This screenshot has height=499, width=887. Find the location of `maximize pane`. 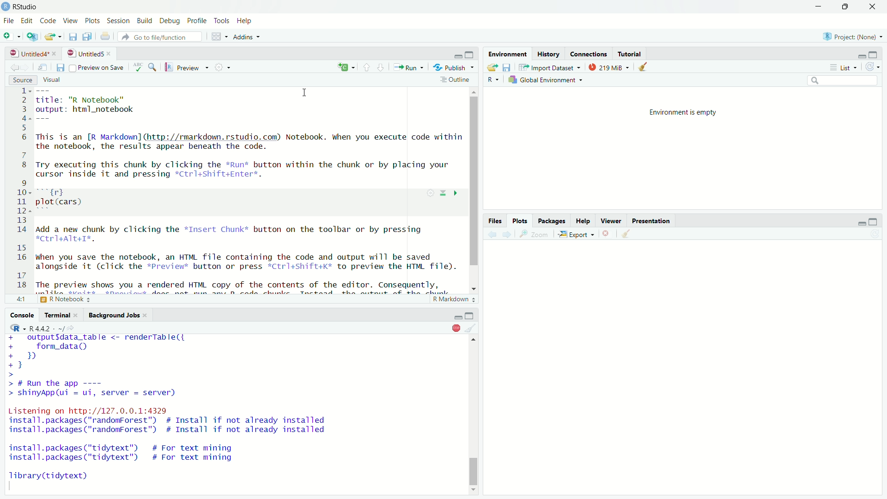

maximize pane is located at coordinates (472, 54).